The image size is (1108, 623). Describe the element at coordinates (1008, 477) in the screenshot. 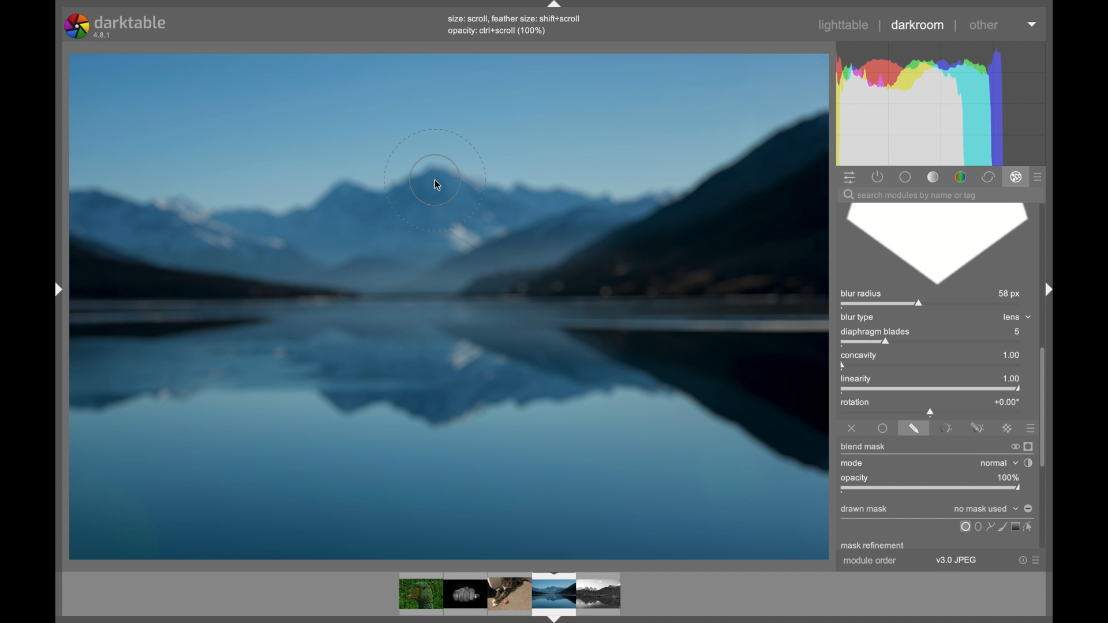

I see `100%` at that location.